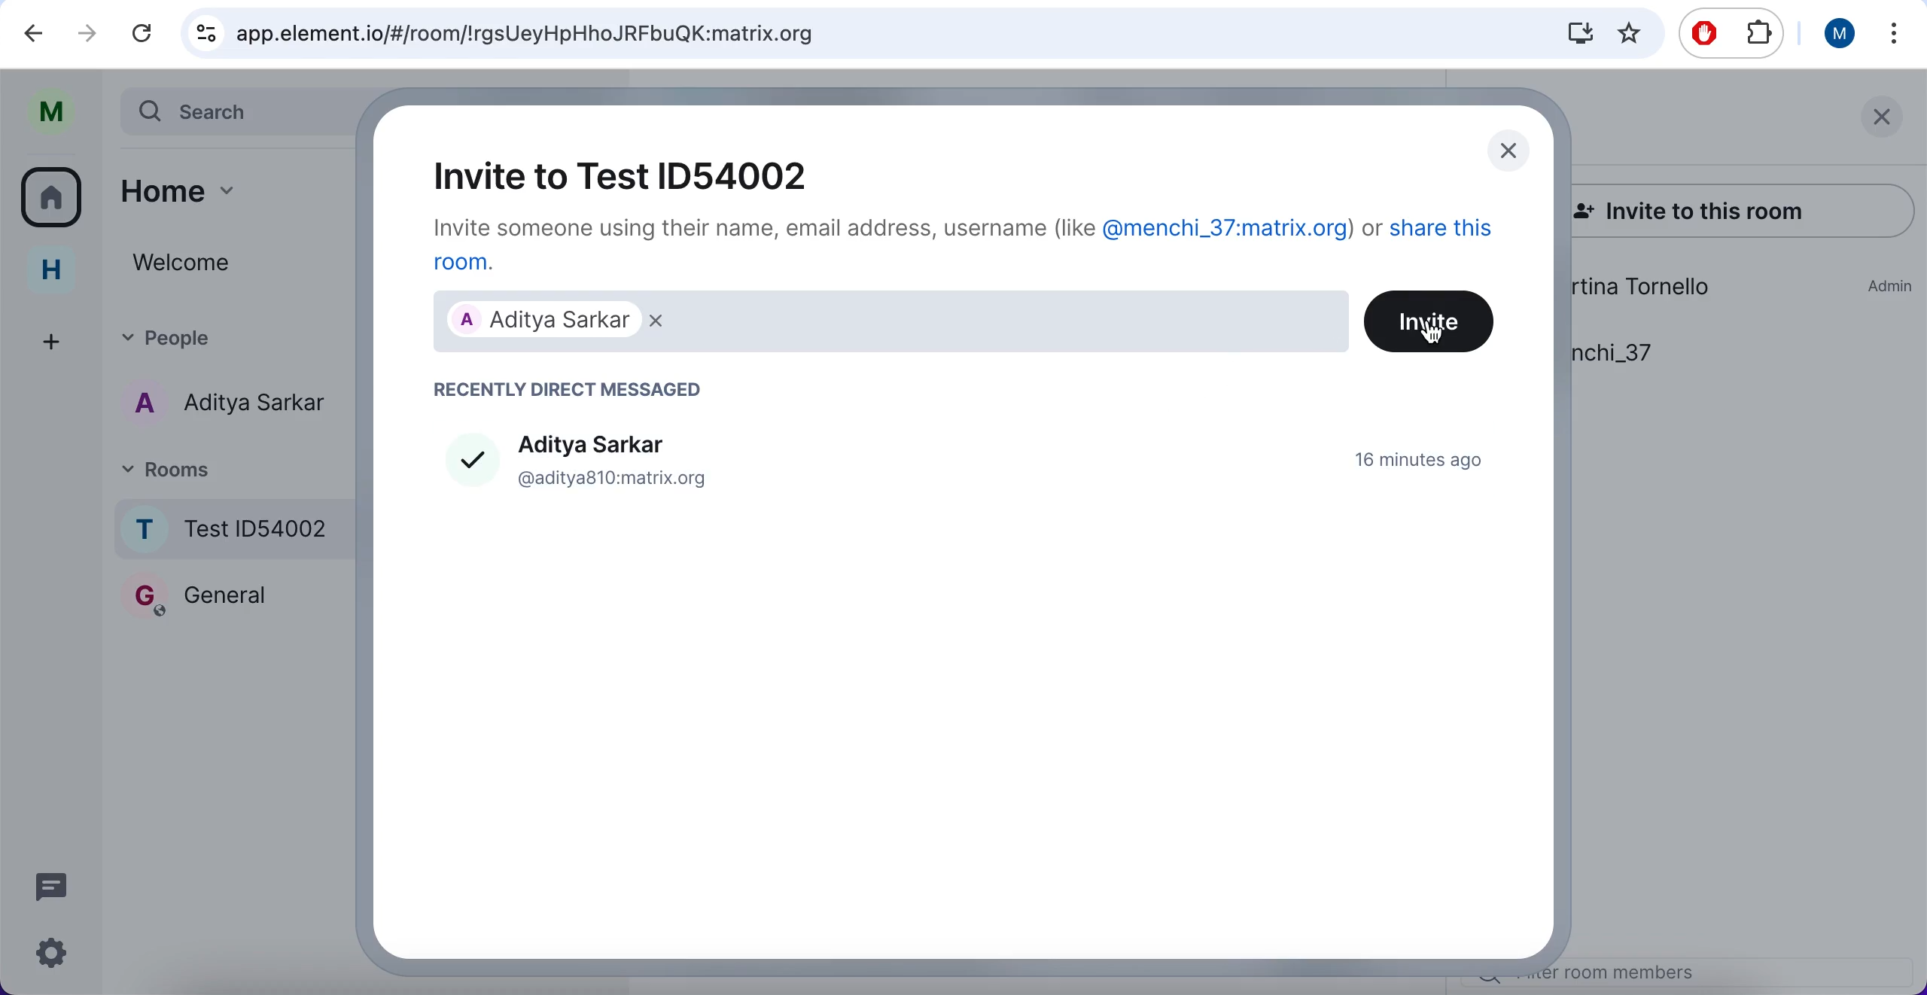 This screenshot has height=995, width=1927. I want to click on ad block, so click(1704, 34).